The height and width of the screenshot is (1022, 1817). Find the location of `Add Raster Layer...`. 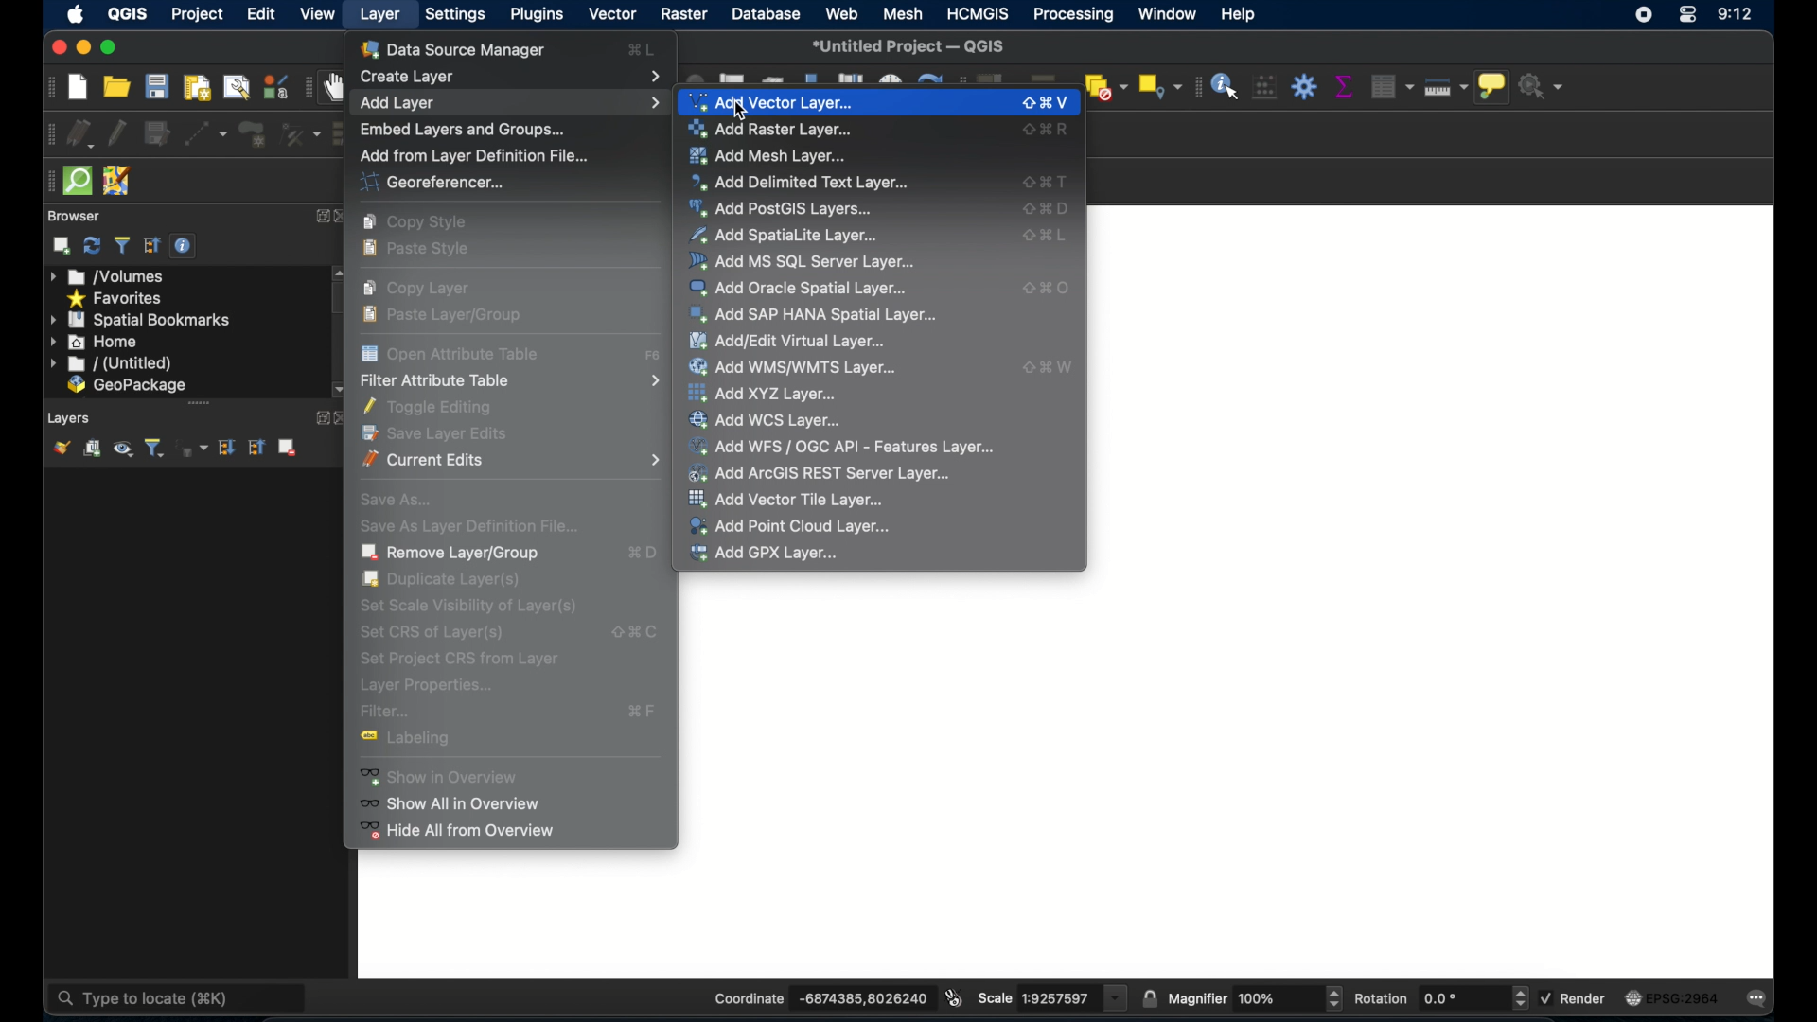

Add Raster Layer... is located at coordinates (879, 130).